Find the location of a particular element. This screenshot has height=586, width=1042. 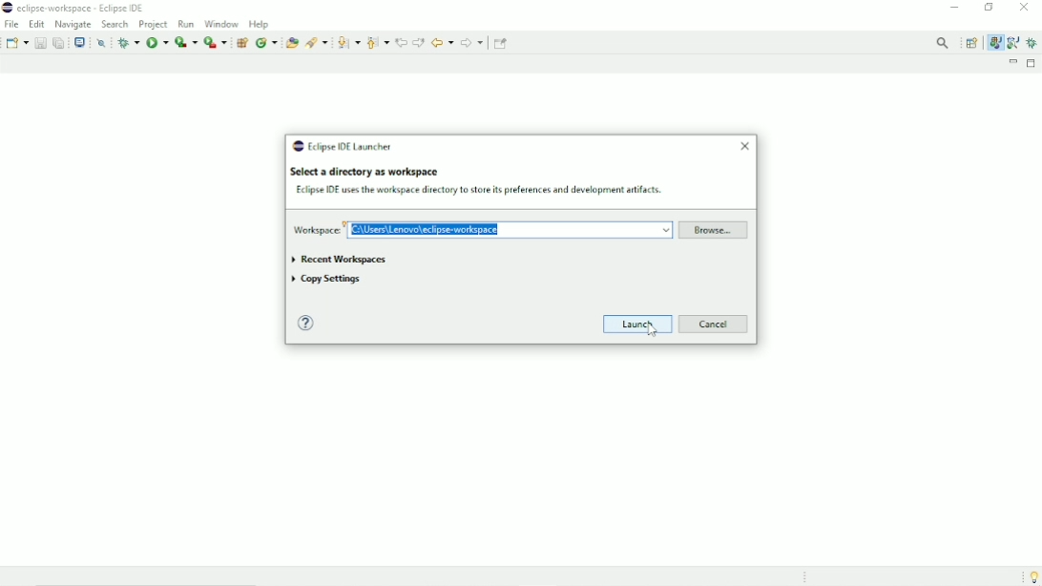

Open perspective is located at coordinates (973, 42).